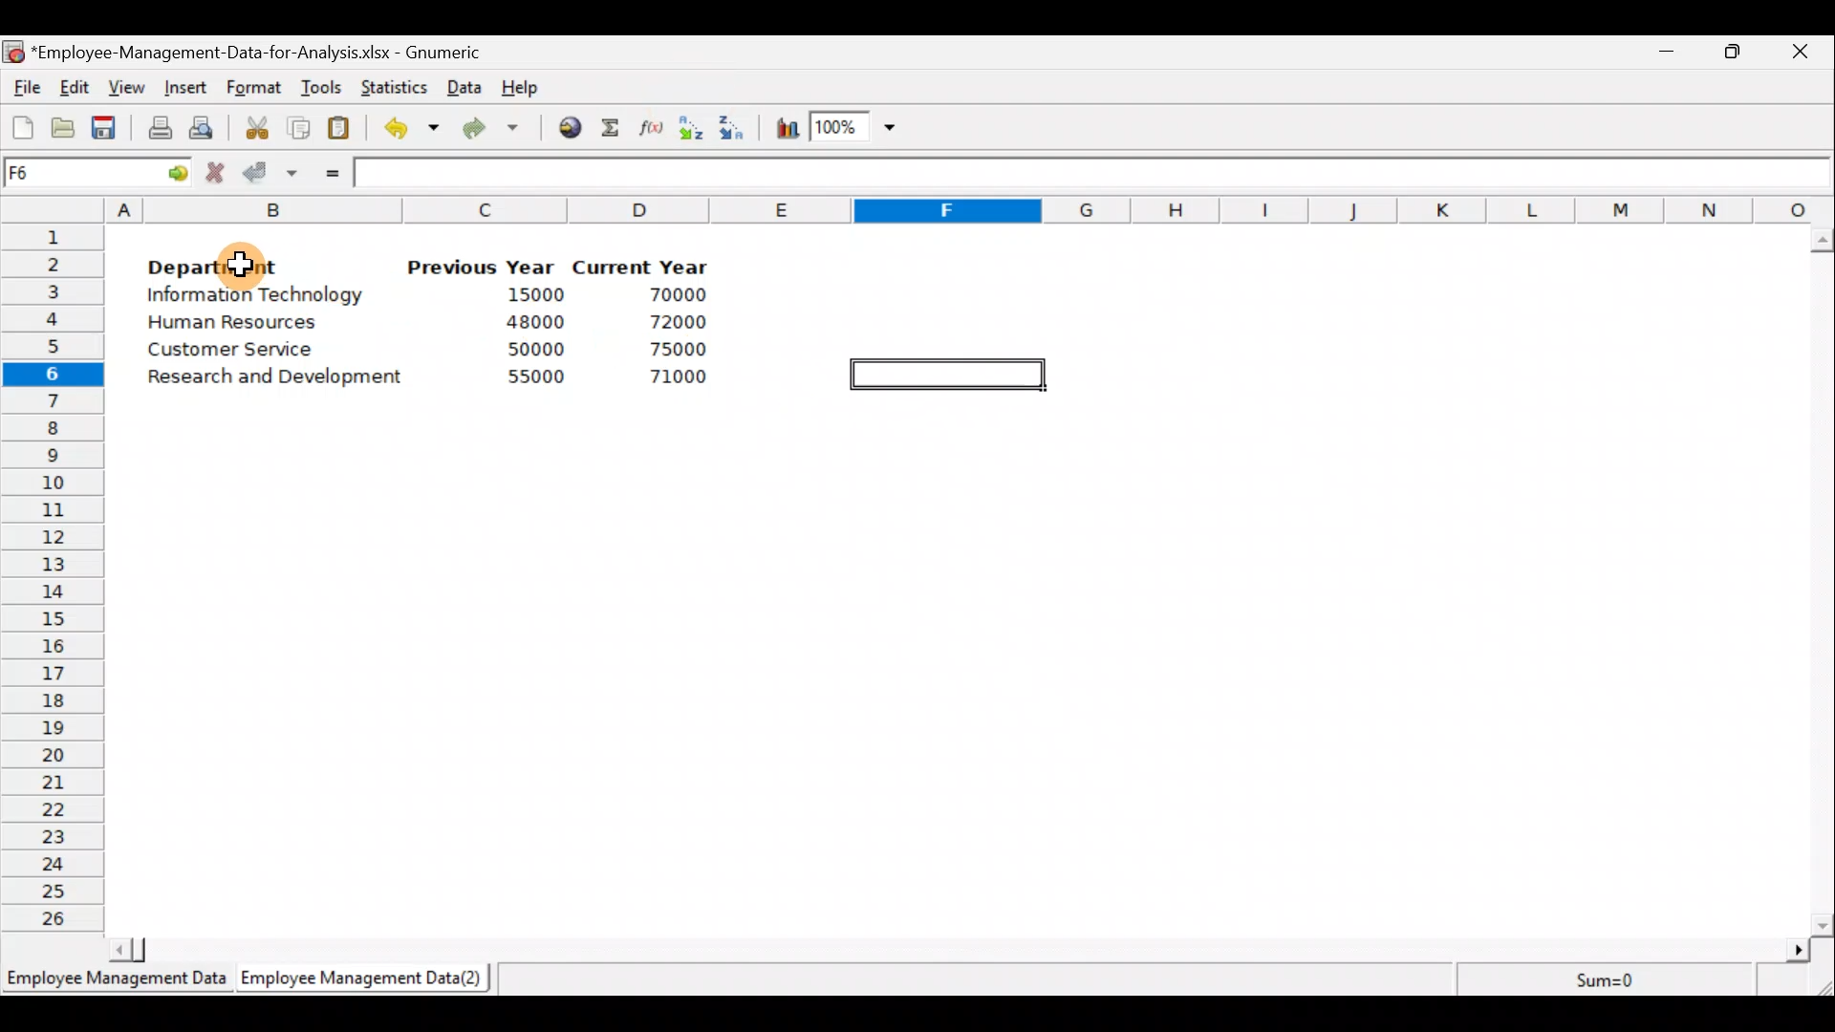 Image resolution: width=1835 pixels, height=1032 pixels. I want to click on Scroll bar, so click(956, 950).